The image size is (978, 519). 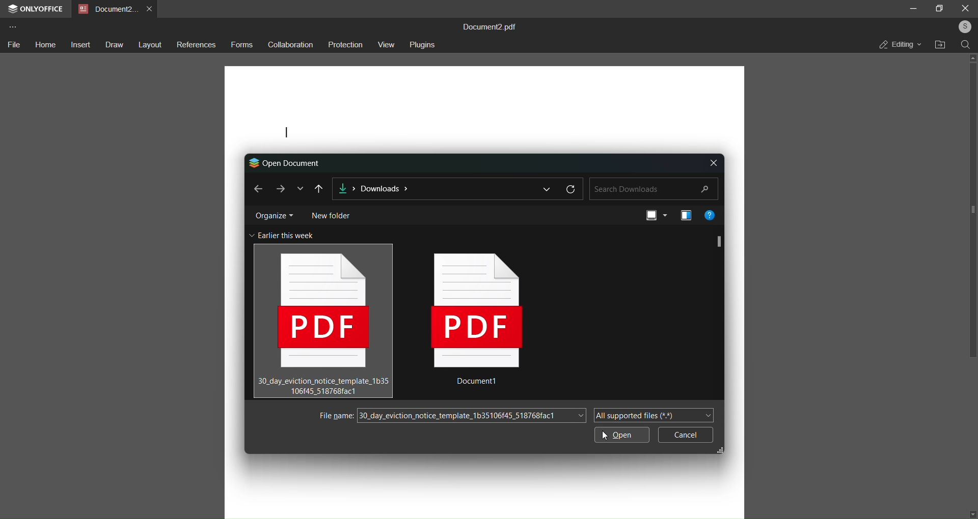 I want to click on preview, so click(x=684, y=215).